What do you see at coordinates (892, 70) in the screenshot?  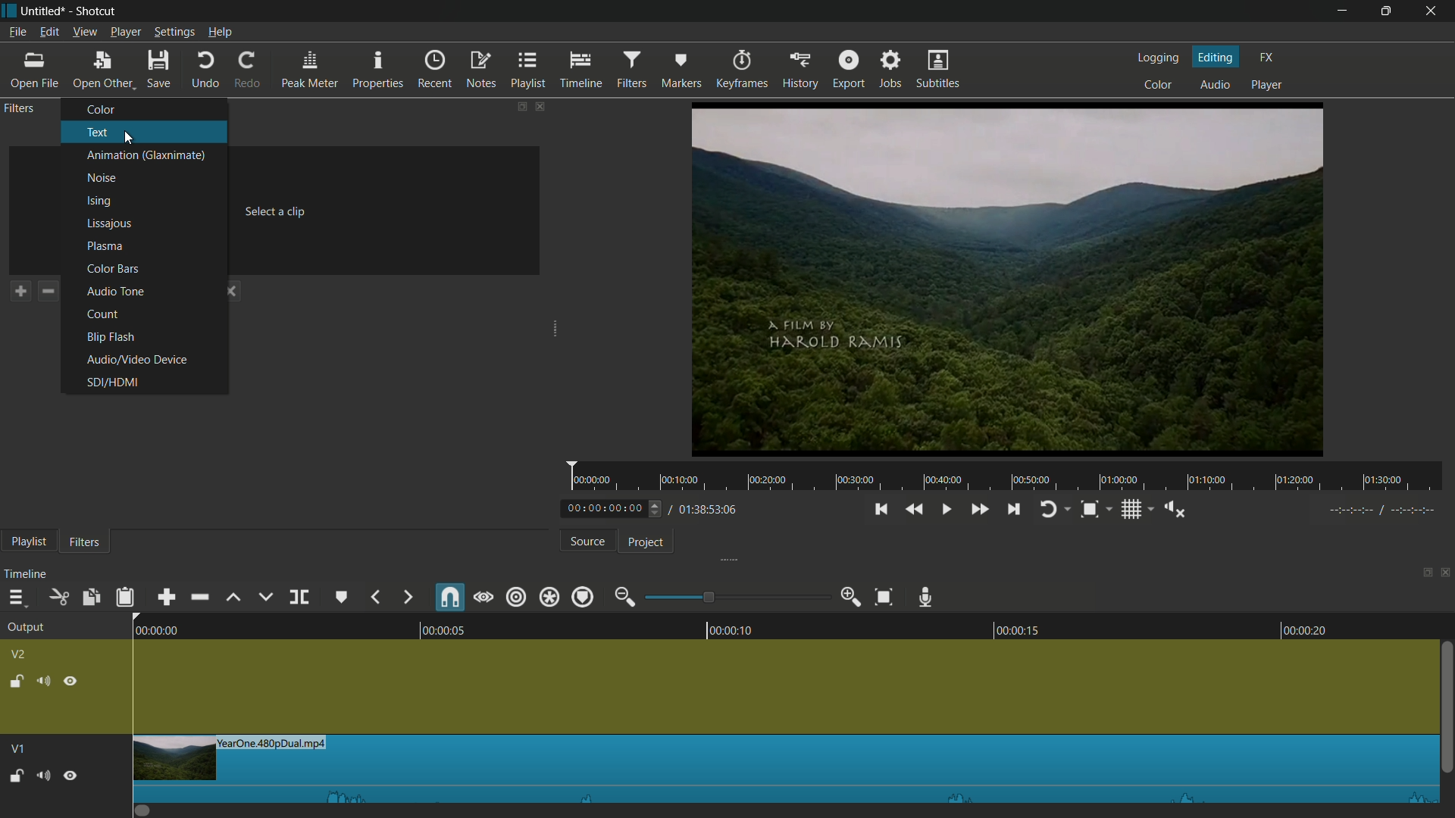 I see `jobs` at bounding box center [892, 70].